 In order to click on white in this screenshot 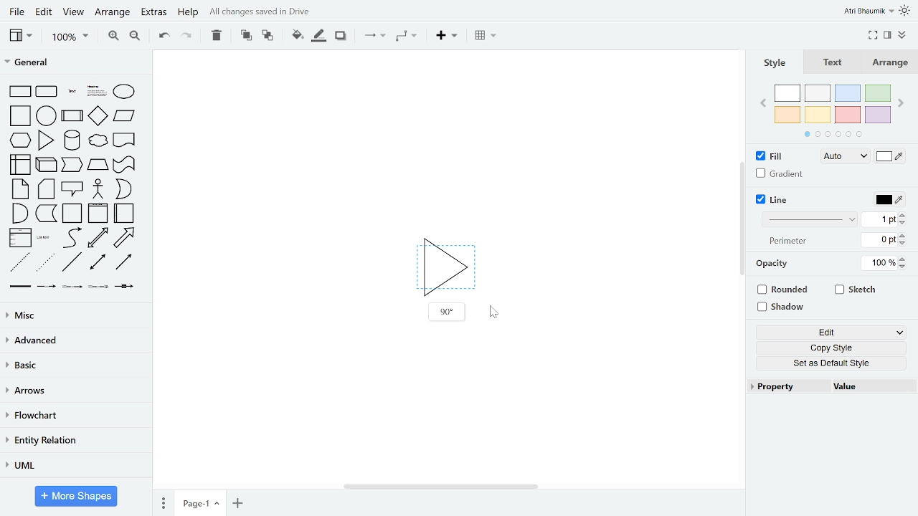, I will do `click(788, 93)`.